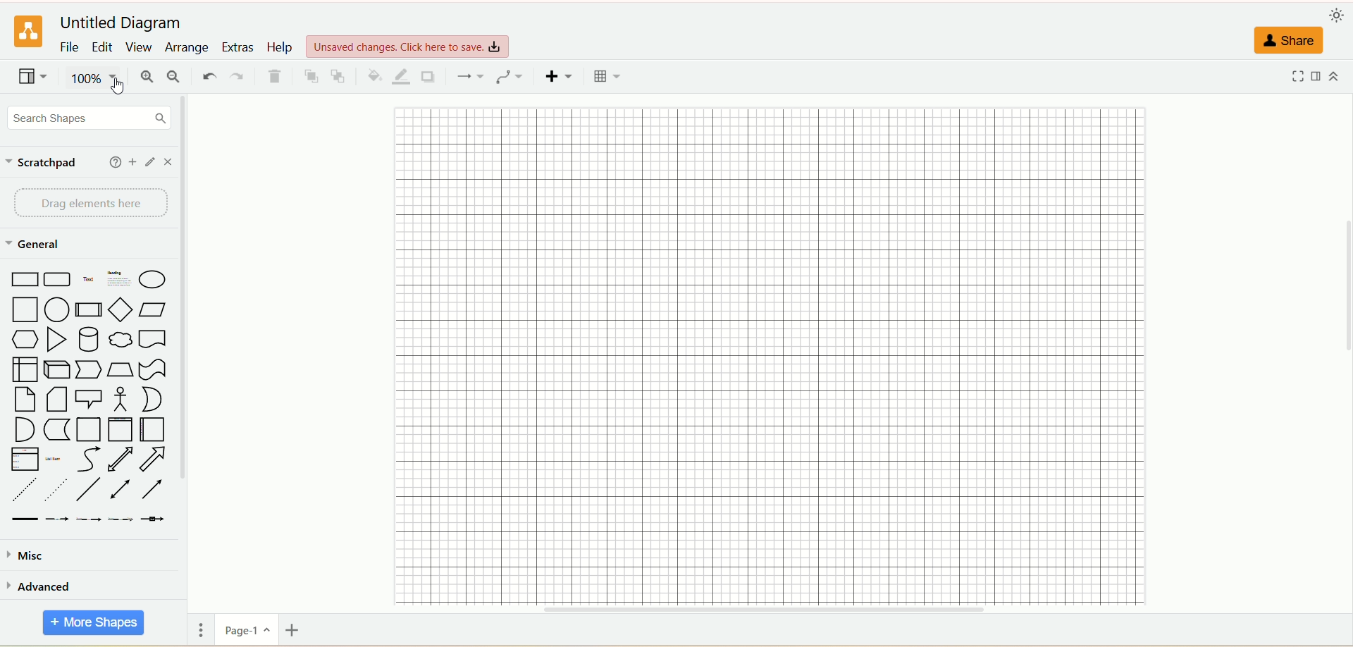 This screenshot has width=1353, height=647. What do you see at coordinates (152, 338) in the screenshot?
I see `document` at bounding box center [152, 338].